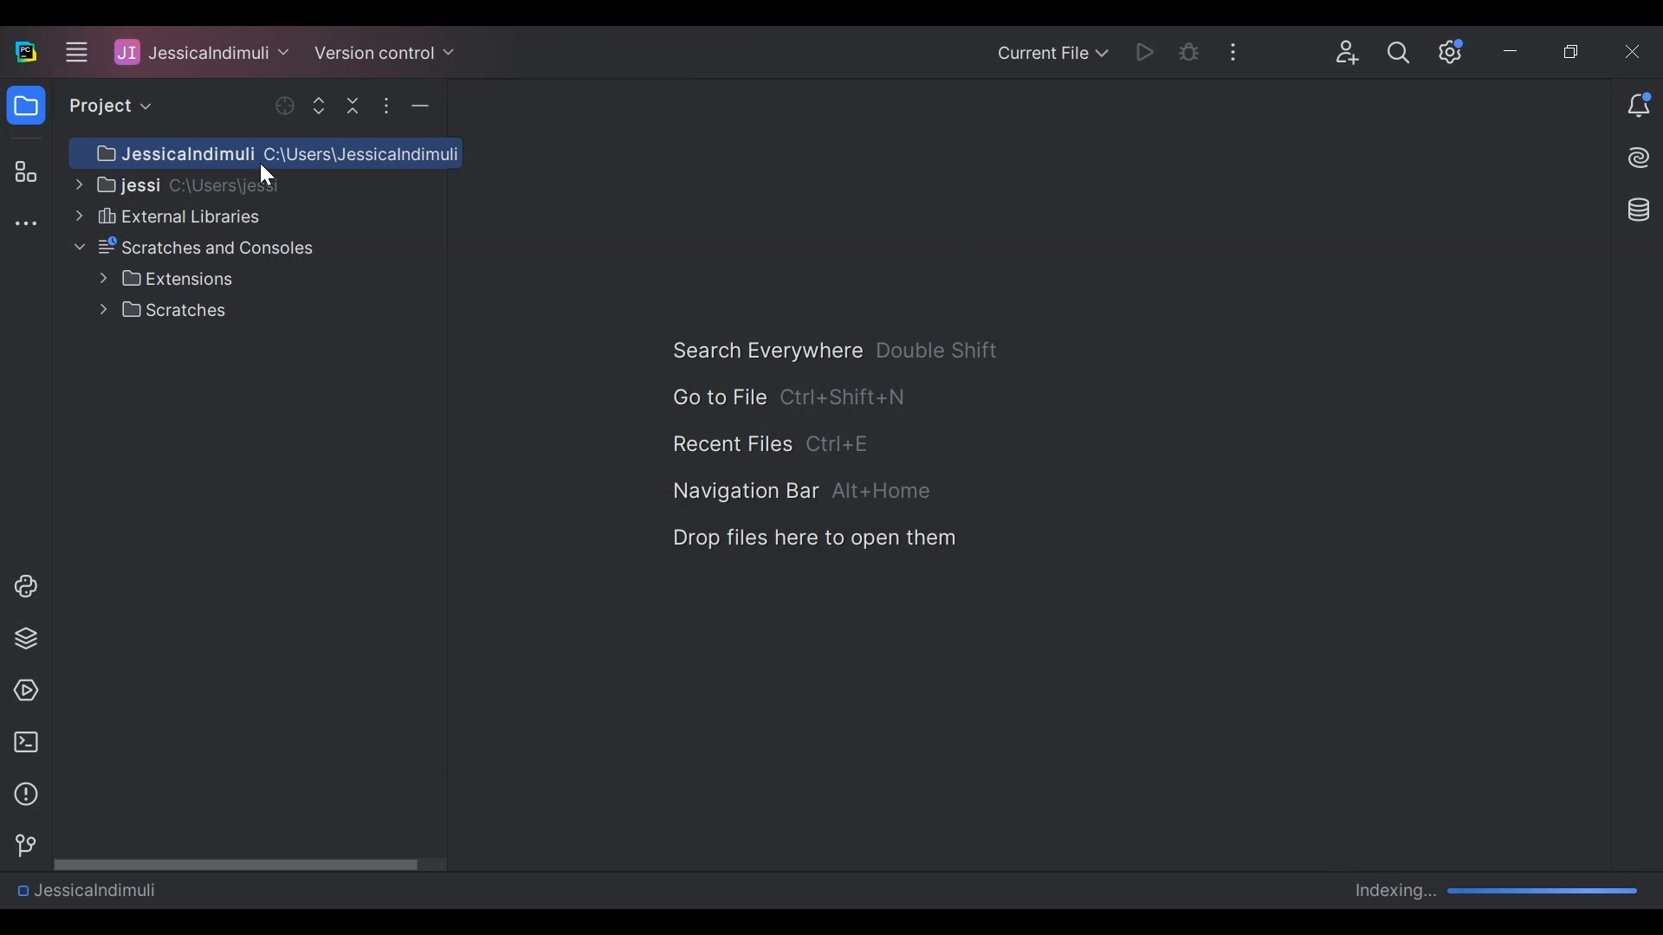 This screenshot has height=935, width=1663. I want to click on Project Name, so click(86, 889).